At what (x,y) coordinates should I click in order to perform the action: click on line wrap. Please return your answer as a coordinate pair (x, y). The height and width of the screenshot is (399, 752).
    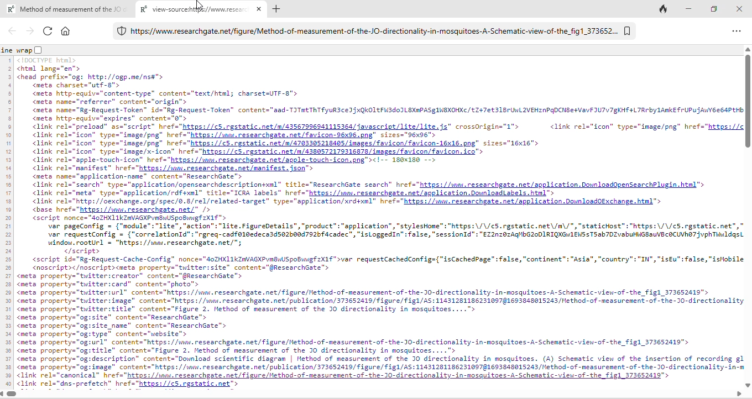
    Looking at the image, I should click on (23, 49).